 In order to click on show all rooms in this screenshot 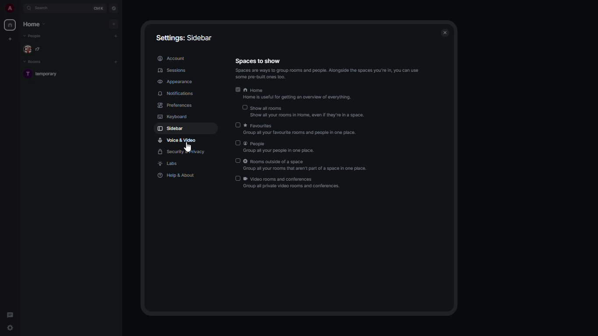, I will do `click(307, 112)`.